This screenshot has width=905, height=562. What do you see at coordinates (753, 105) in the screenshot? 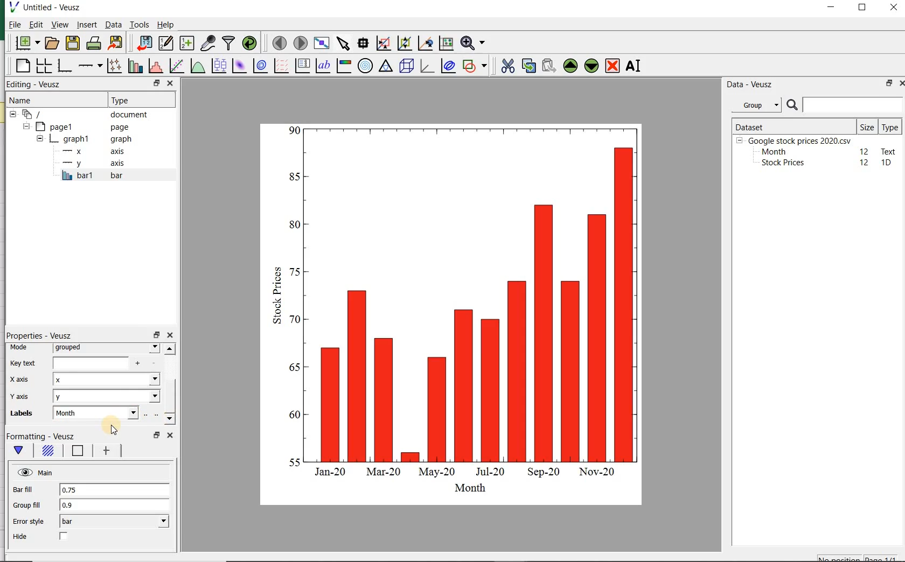
I see `Group datasets with property given` at bounding box center [753, 105].